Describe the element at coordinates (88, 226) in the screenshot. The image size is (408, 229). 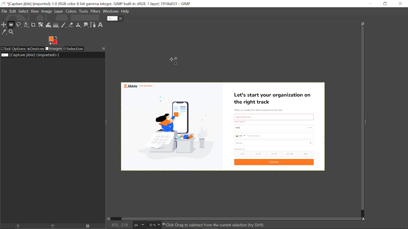
I see `Delete` at that location.